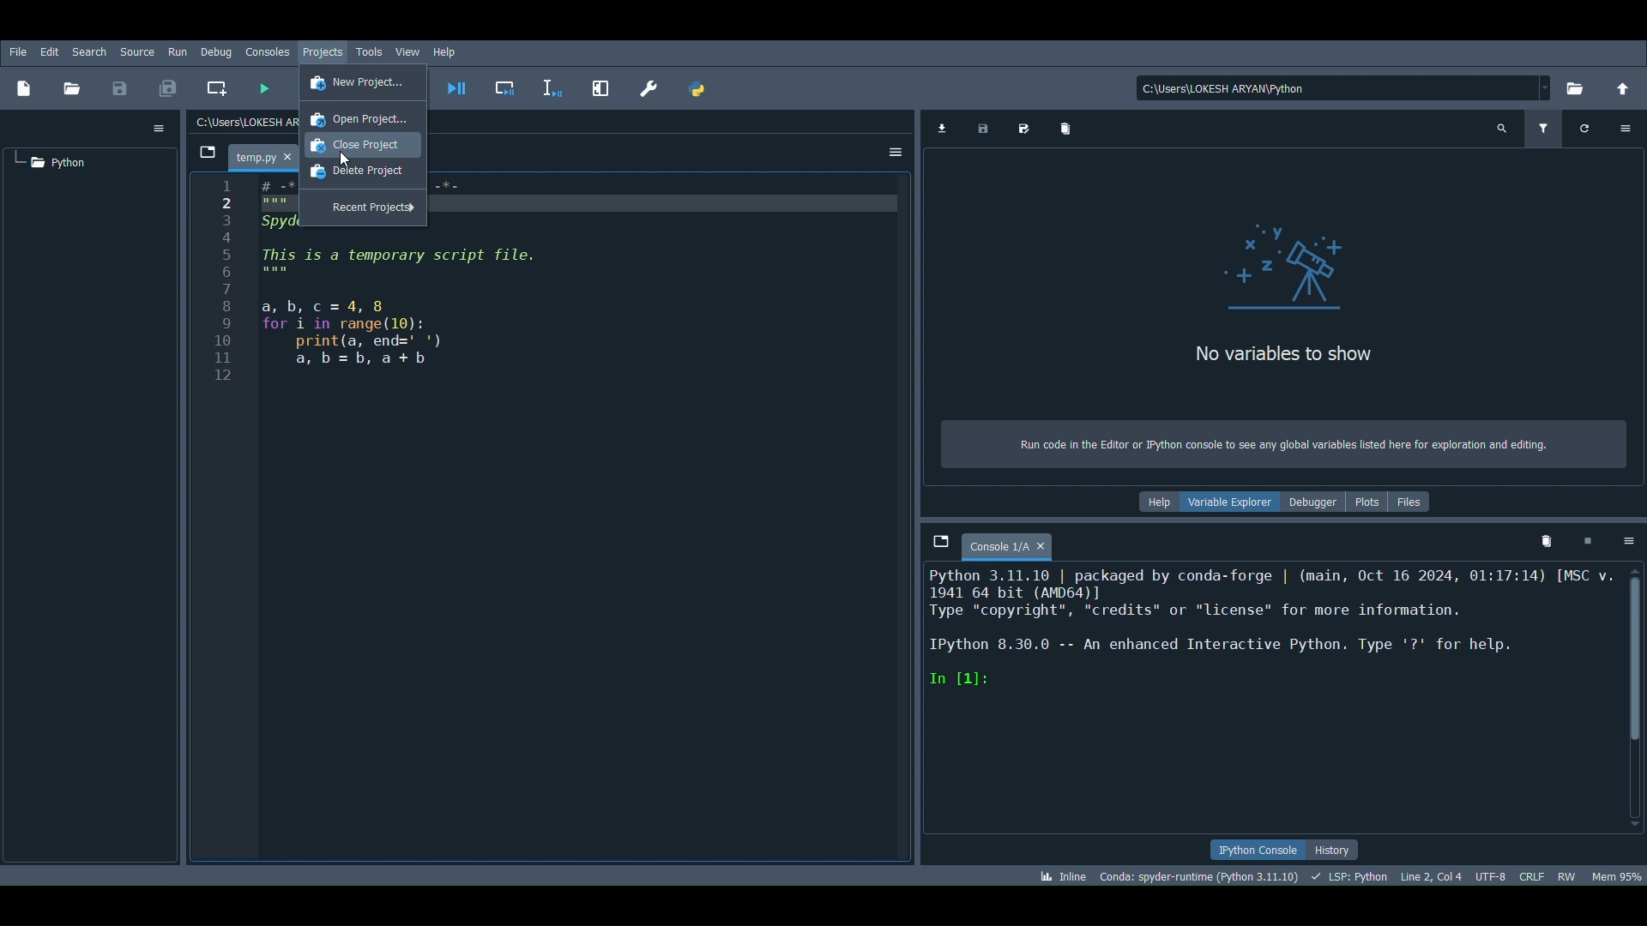 This screenshot has width=1647, height=926. I want to click on Completions, linting, code folding and symbols status, so click(1352, 877).